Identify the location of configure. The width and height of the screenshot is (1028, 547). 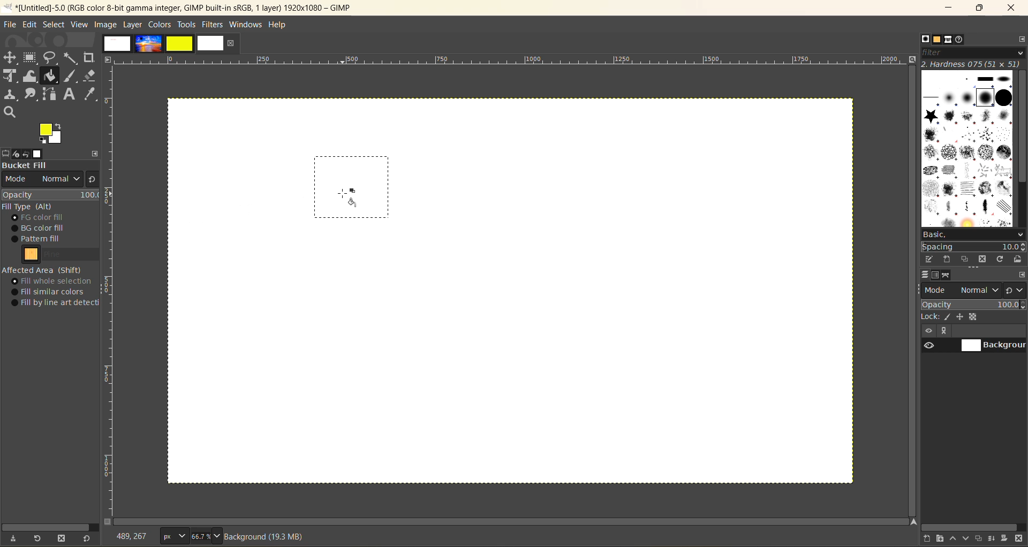
(1021, 276).